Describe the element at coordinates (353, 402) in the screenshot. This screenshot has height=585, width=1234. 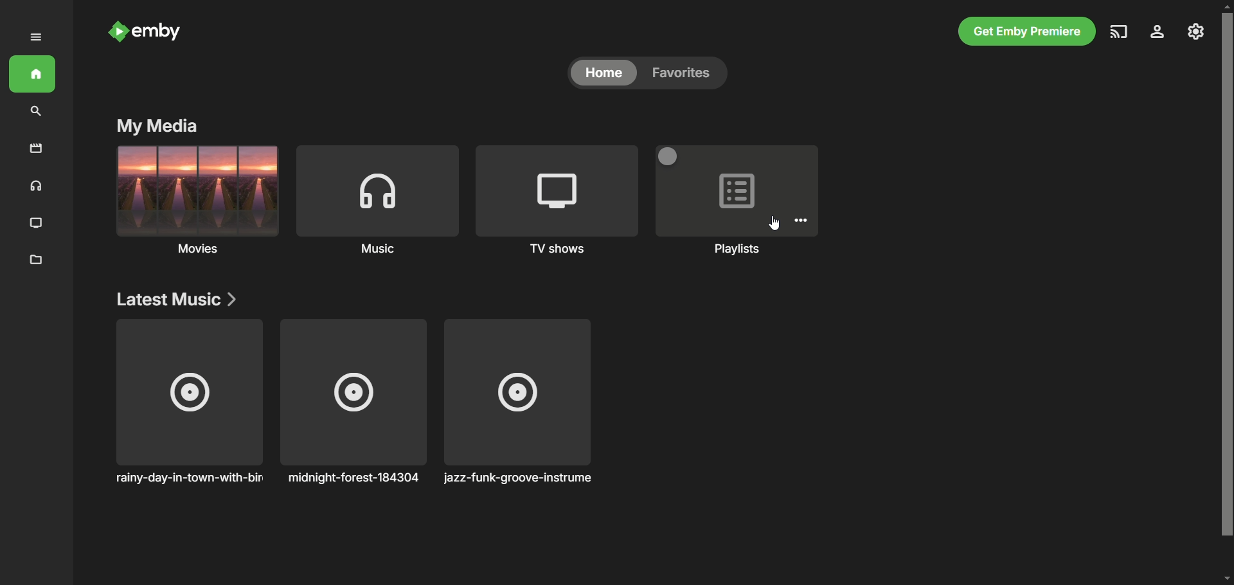
I see `Music album` at that location.